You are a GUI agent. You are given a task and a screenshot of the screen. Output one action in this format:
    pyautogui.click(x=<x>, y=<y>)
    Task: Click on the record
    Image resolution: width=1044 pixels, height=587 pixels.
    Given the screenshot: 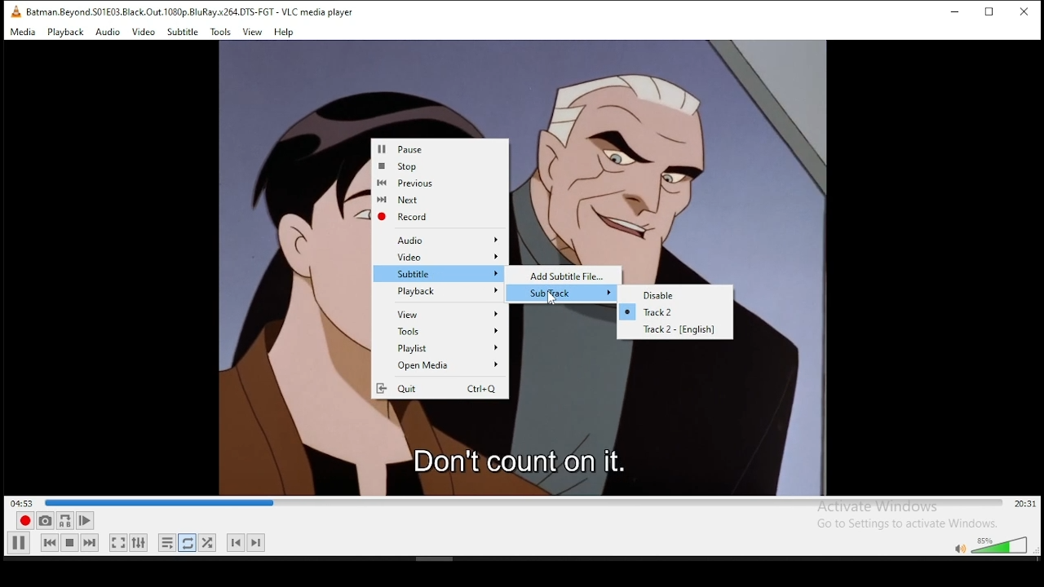 What is the action you would take?
    pyautogui.click(x=24, y=521)
    